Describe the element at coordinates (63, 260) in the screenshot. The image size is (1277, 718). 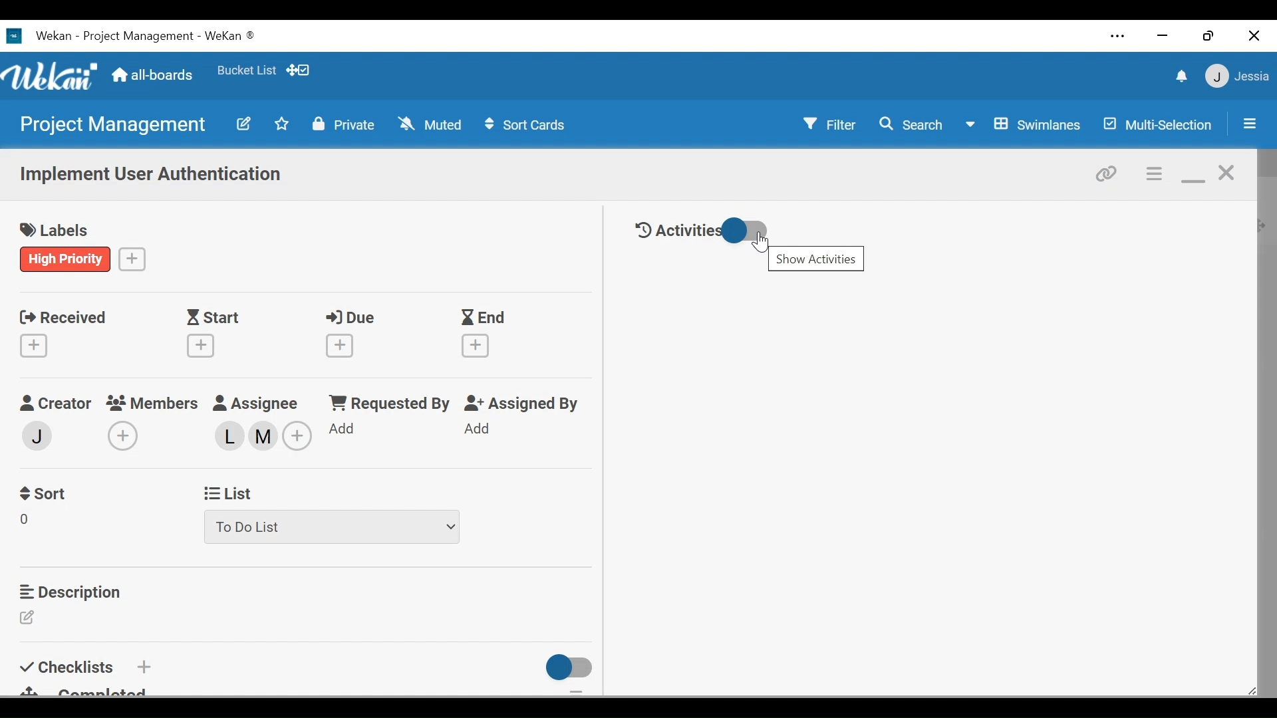
I see `label` at that location.